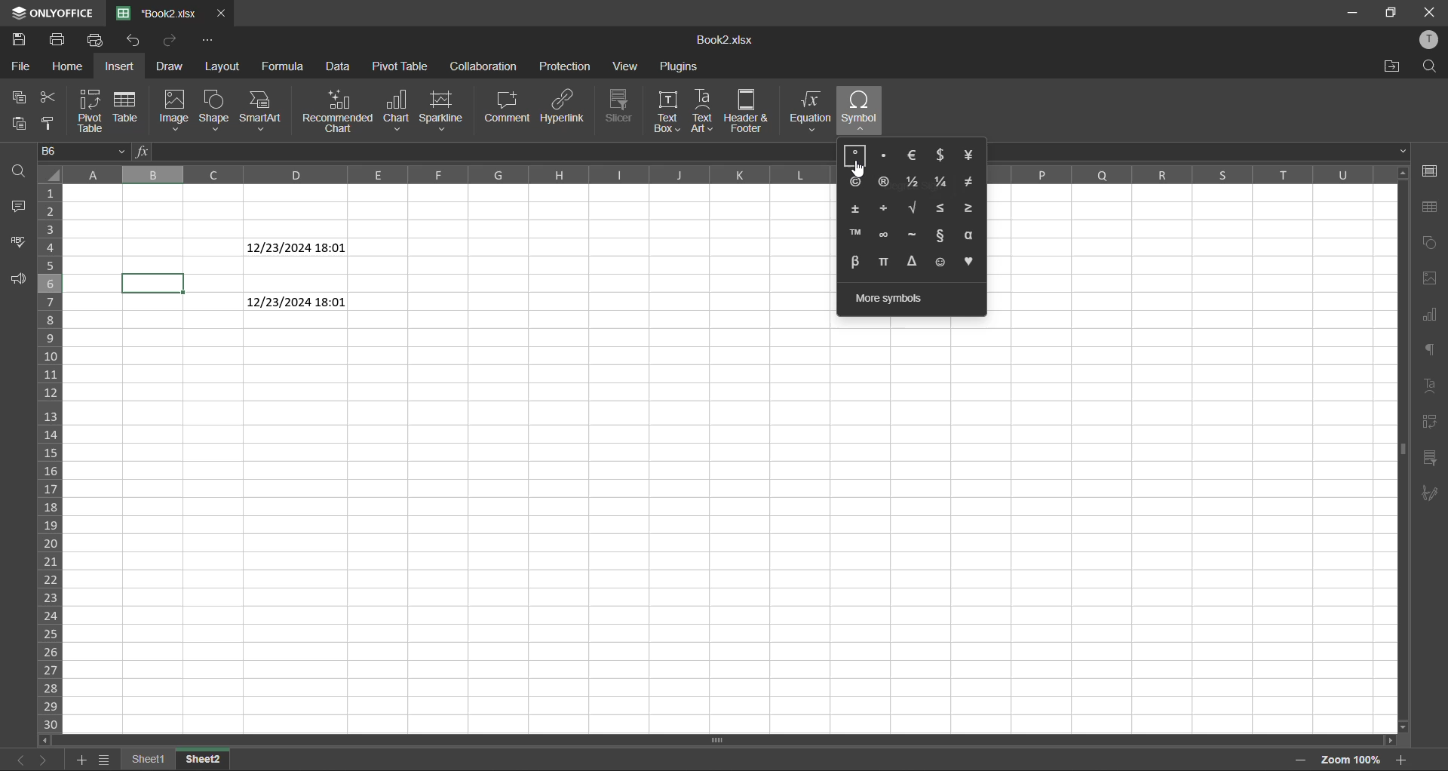  Describe the element at coordinates (973, 208) in the screenshot. I see `greater than or equal to` at that location.